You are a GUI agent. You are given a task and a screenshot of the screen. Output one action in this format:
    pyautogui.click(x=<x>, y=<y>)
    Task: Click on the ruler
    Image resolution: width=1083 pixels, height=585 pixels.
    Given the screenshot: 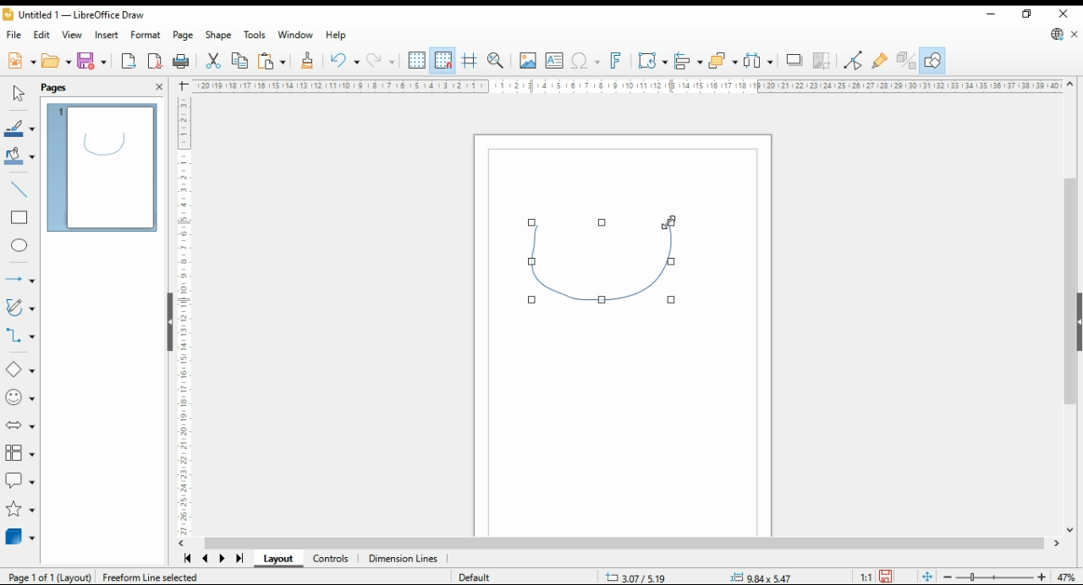 What is the action you would take?
    pyautogui.click(x=181, y=315)
    